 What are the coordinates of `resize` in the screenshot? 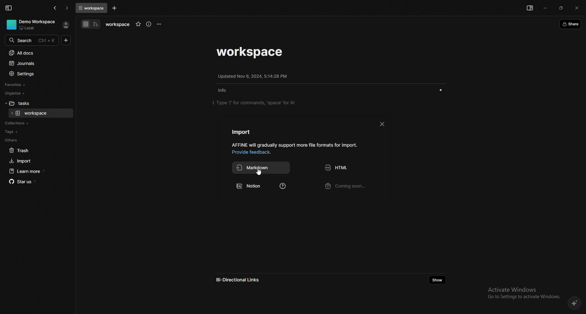 It's located at (561, 8).